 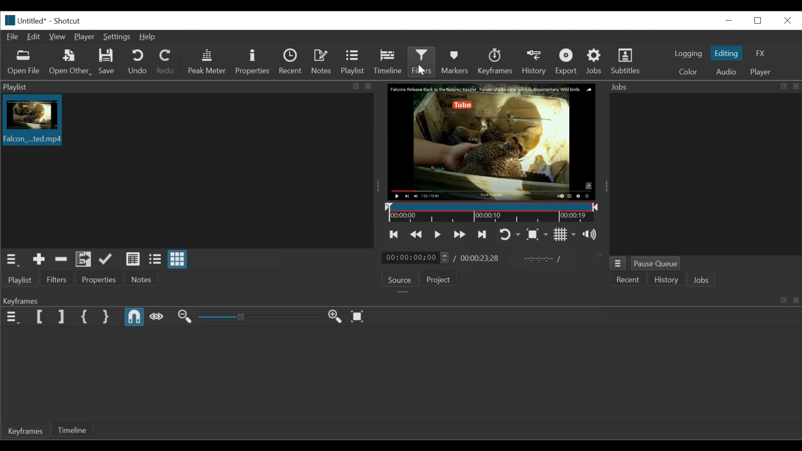 What do you see at coordinates (105, 317) in the screenshot?
I see `Set Second Simple Keyframe` at bounding box center [105, 317].